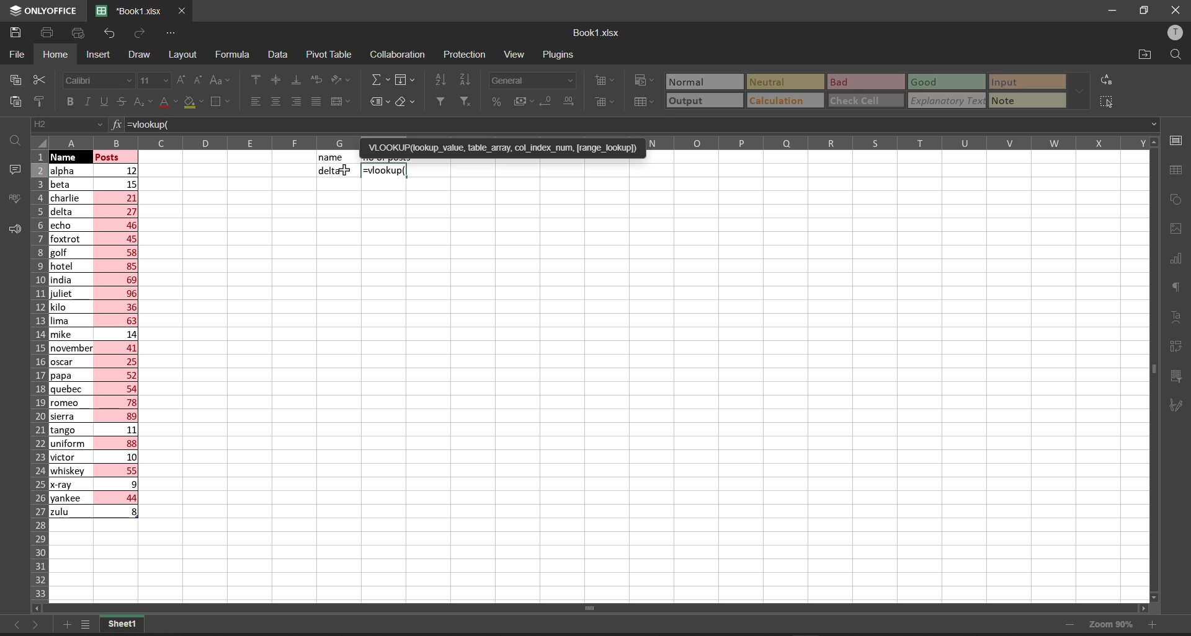 This screenshot has width=1191, height=636. Describe the element at coordinates (945, 100) in the screenshot. I see `explanatory Text` at that location.